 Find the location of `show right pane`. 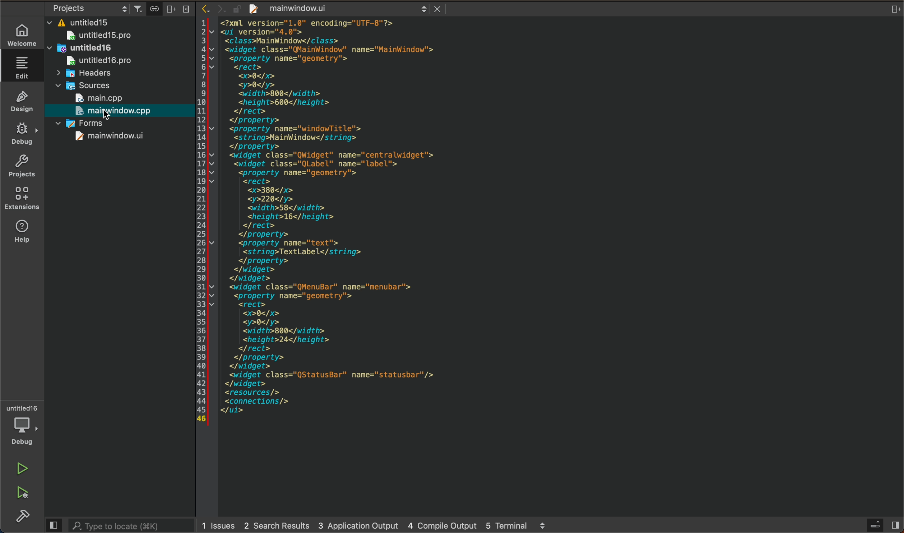

show right pane is located at coordinates (897, 526).